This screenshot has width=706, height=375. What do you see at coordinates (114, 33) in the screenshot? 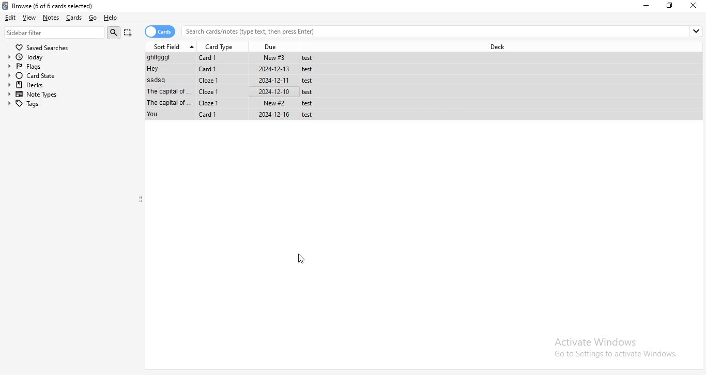
I see `search` at bounding box center [114, 33].